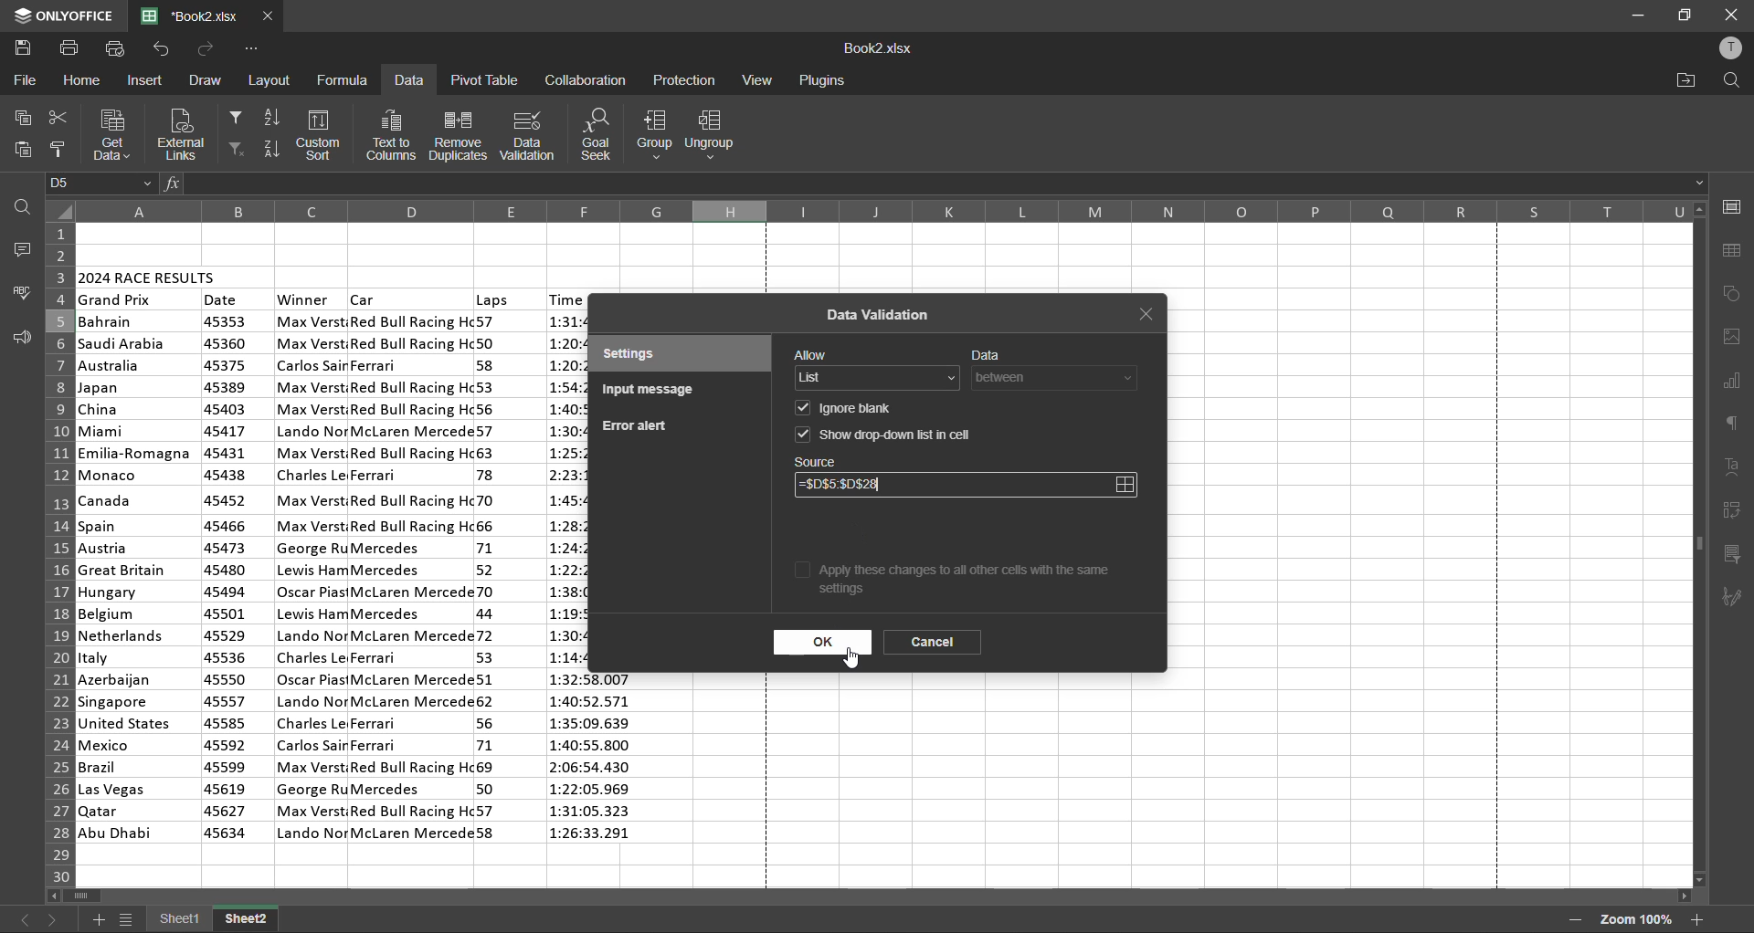 The height and width of the screenshot is (933, 1754). I want to click on charts, so click(1732, 383).